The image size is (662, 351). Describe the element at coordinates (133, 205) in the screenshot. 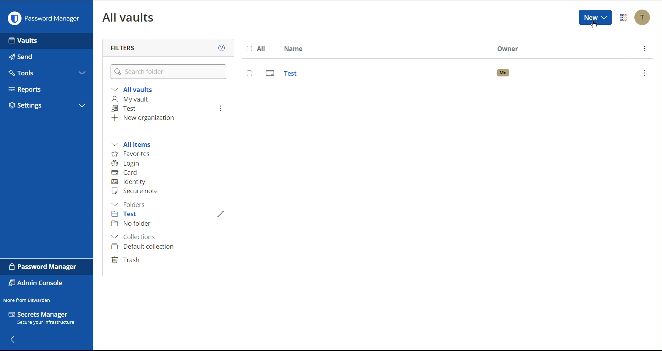

I see `Folders` at that location.